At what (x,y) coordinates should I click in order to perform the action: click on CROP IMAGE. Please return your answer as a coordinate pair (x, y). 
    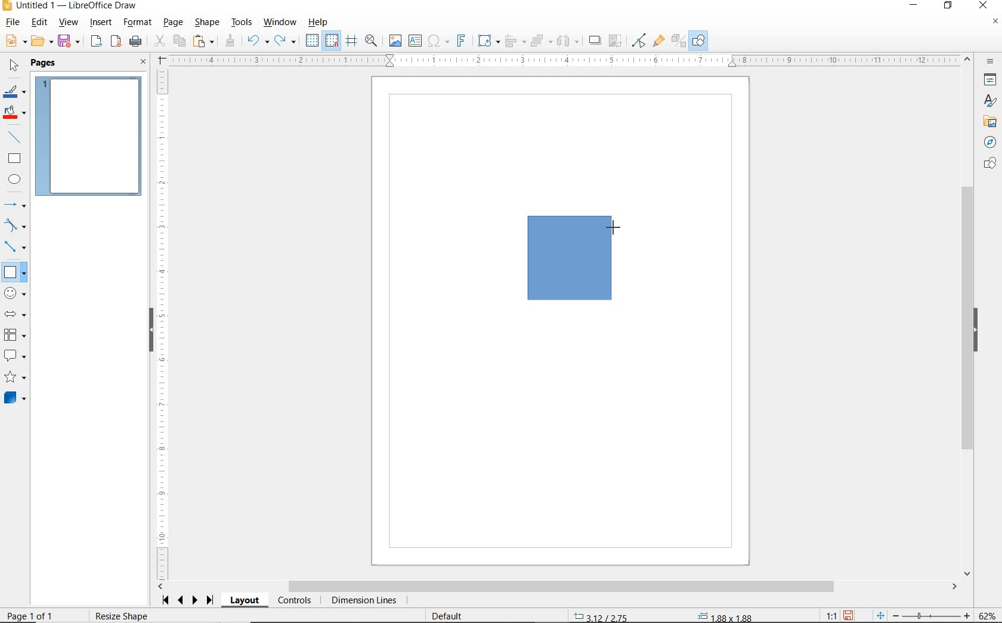
    Looking at the image, I should click on (616, 41).